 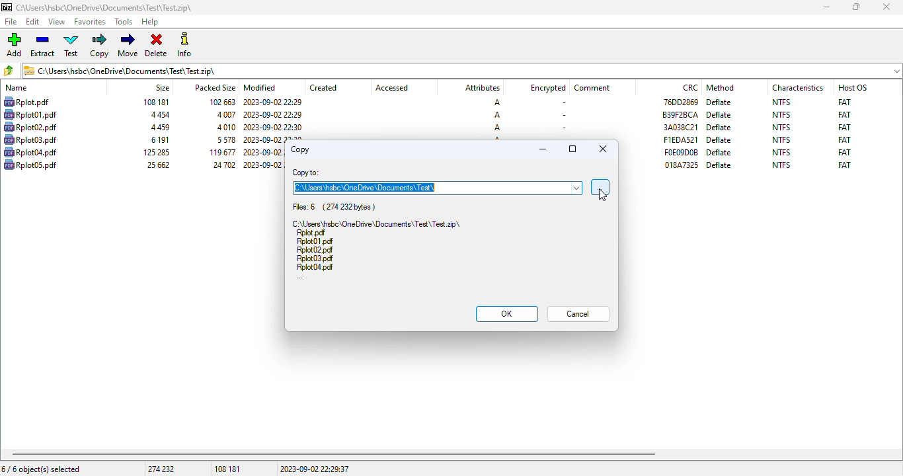 I want to click on 6/6 object(s) selected, so click(x=41, y=469).